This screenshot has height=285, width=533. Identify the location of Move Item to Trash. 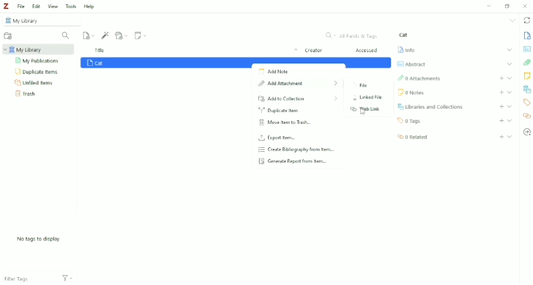
(285, 122).